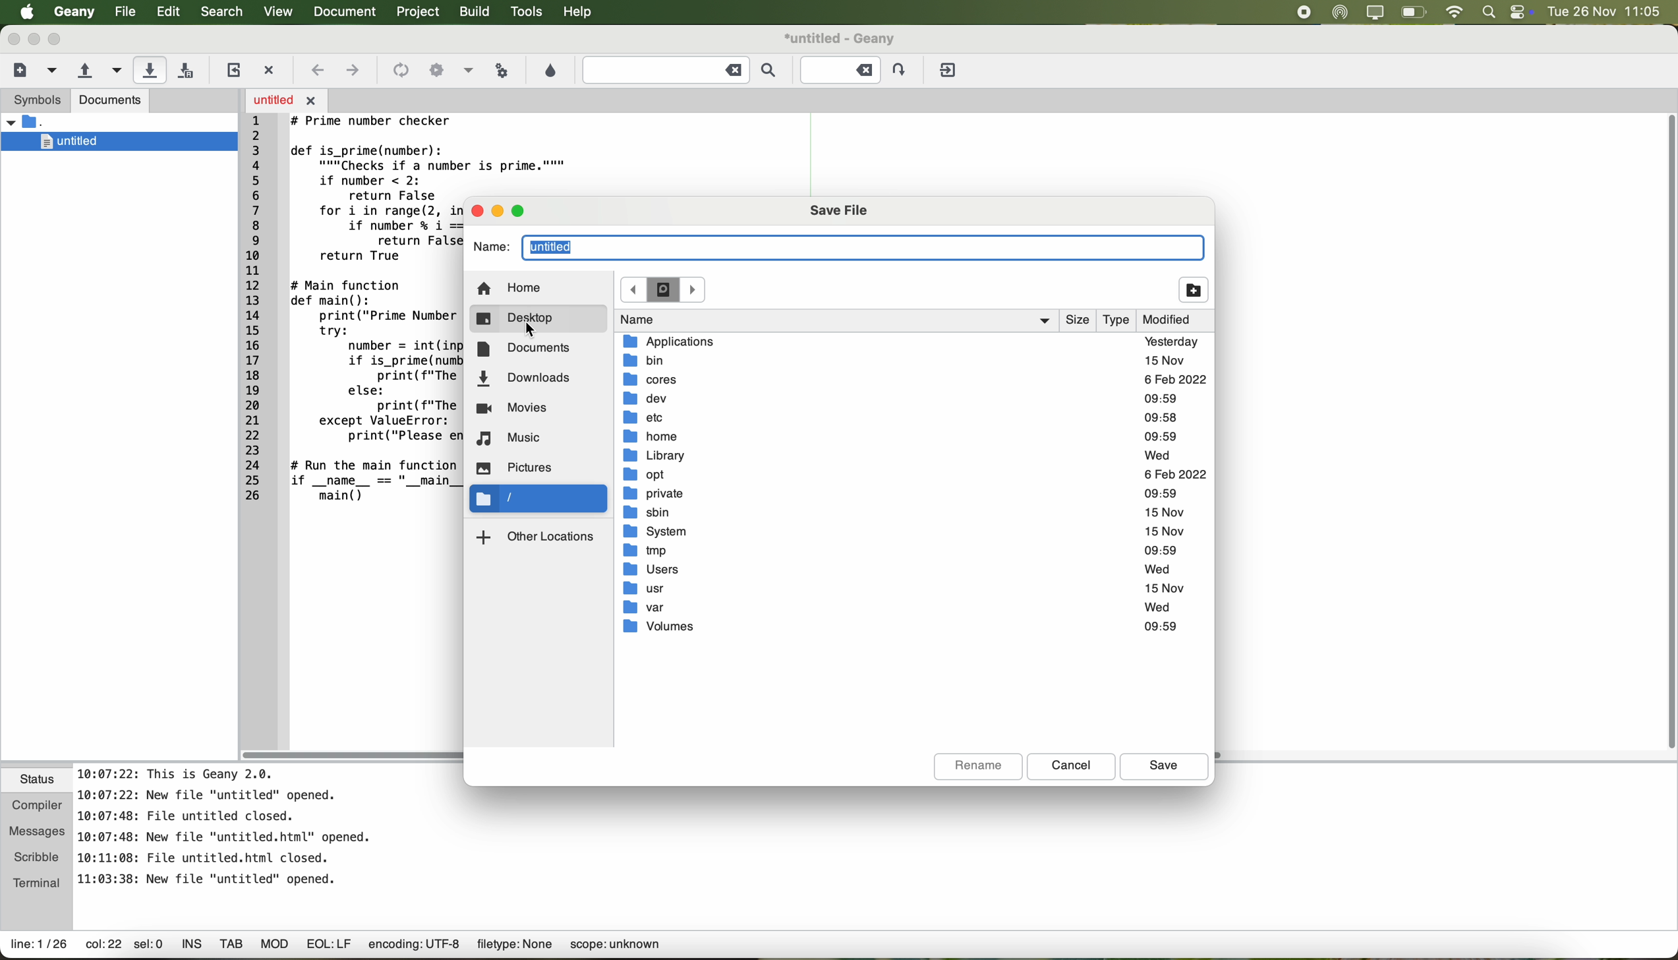  Describe the element at coordinates (978, 767) in the screenshot. I see `rename button` at that location.